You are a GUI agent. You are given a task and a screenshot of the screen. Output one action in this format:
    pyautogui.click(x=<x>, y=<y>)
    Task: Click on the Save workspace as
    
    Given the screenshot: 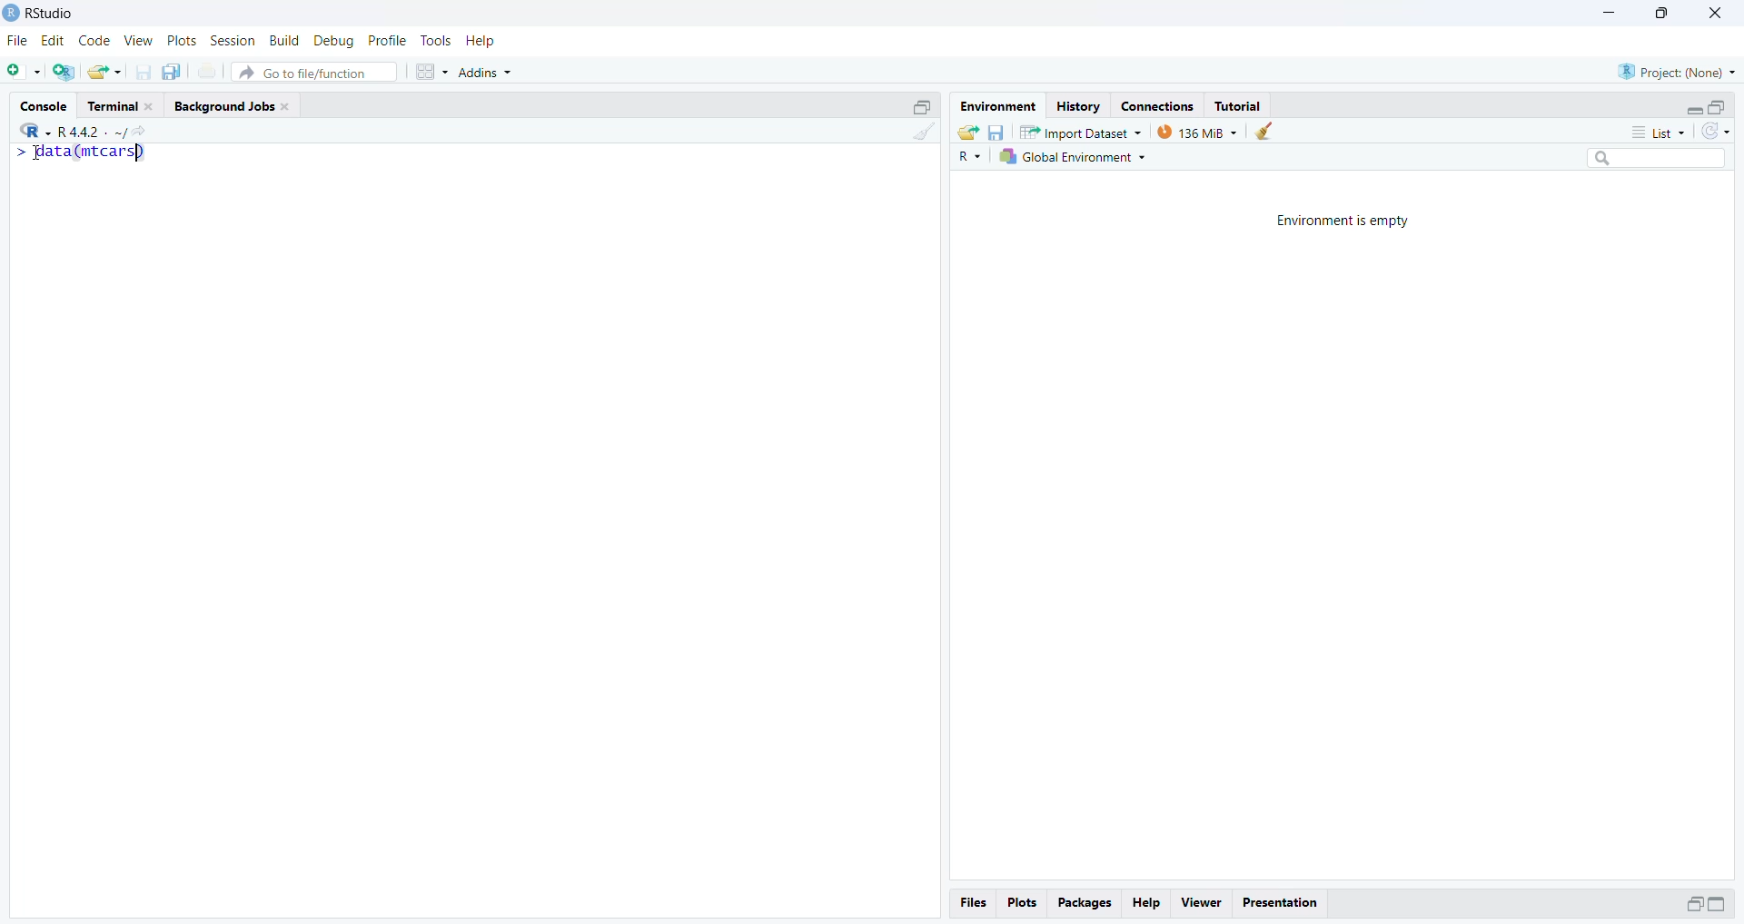 What is the action you would take?
    pyautogui.click(x=996, y=131)
    